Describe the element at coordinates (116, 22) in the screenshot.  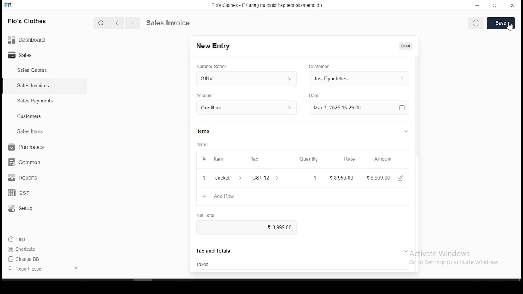
I see `back` at that location.